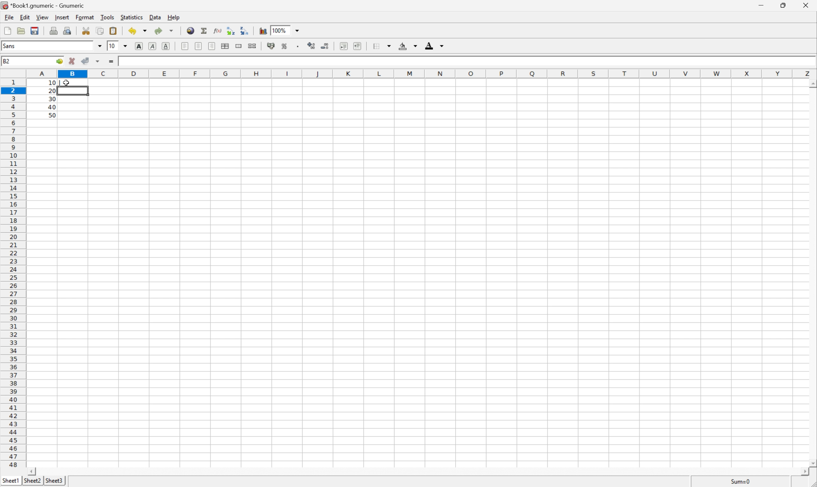 This screenshot has height=487, width=817. I want to click on Center Horizontally, so click(199, 45).